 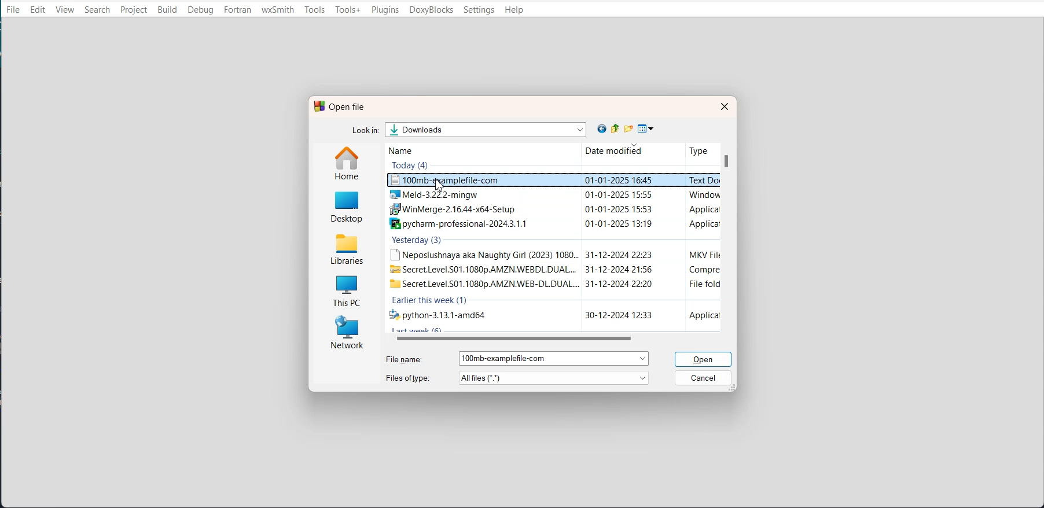 I want to click on Home, so click(x=348, y=163).